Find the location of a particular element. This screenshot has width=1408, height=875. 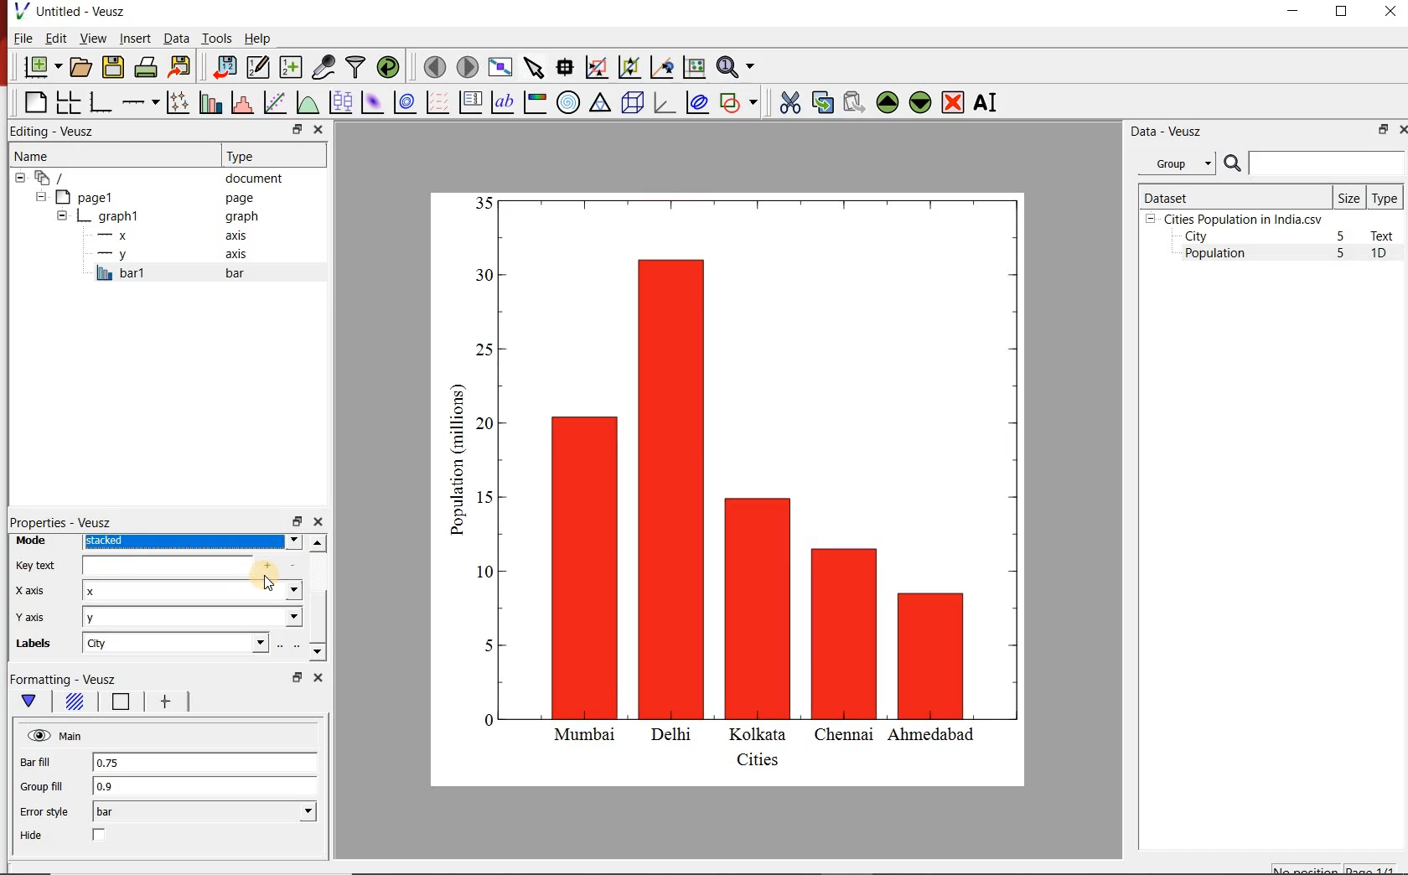

Ternary graph is located at coordinates (600, 103).